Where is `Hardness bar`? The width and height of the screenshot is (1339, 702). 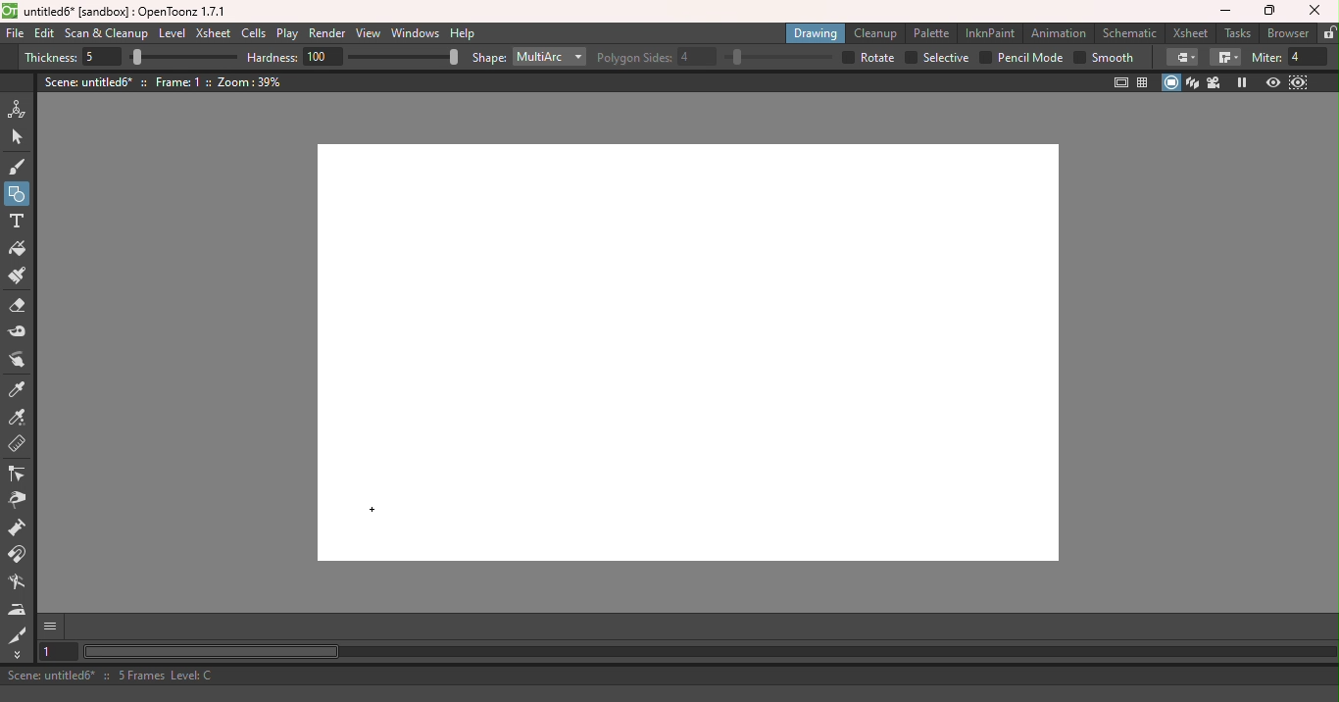 Hardness bar is located at coordinates (404, 57).